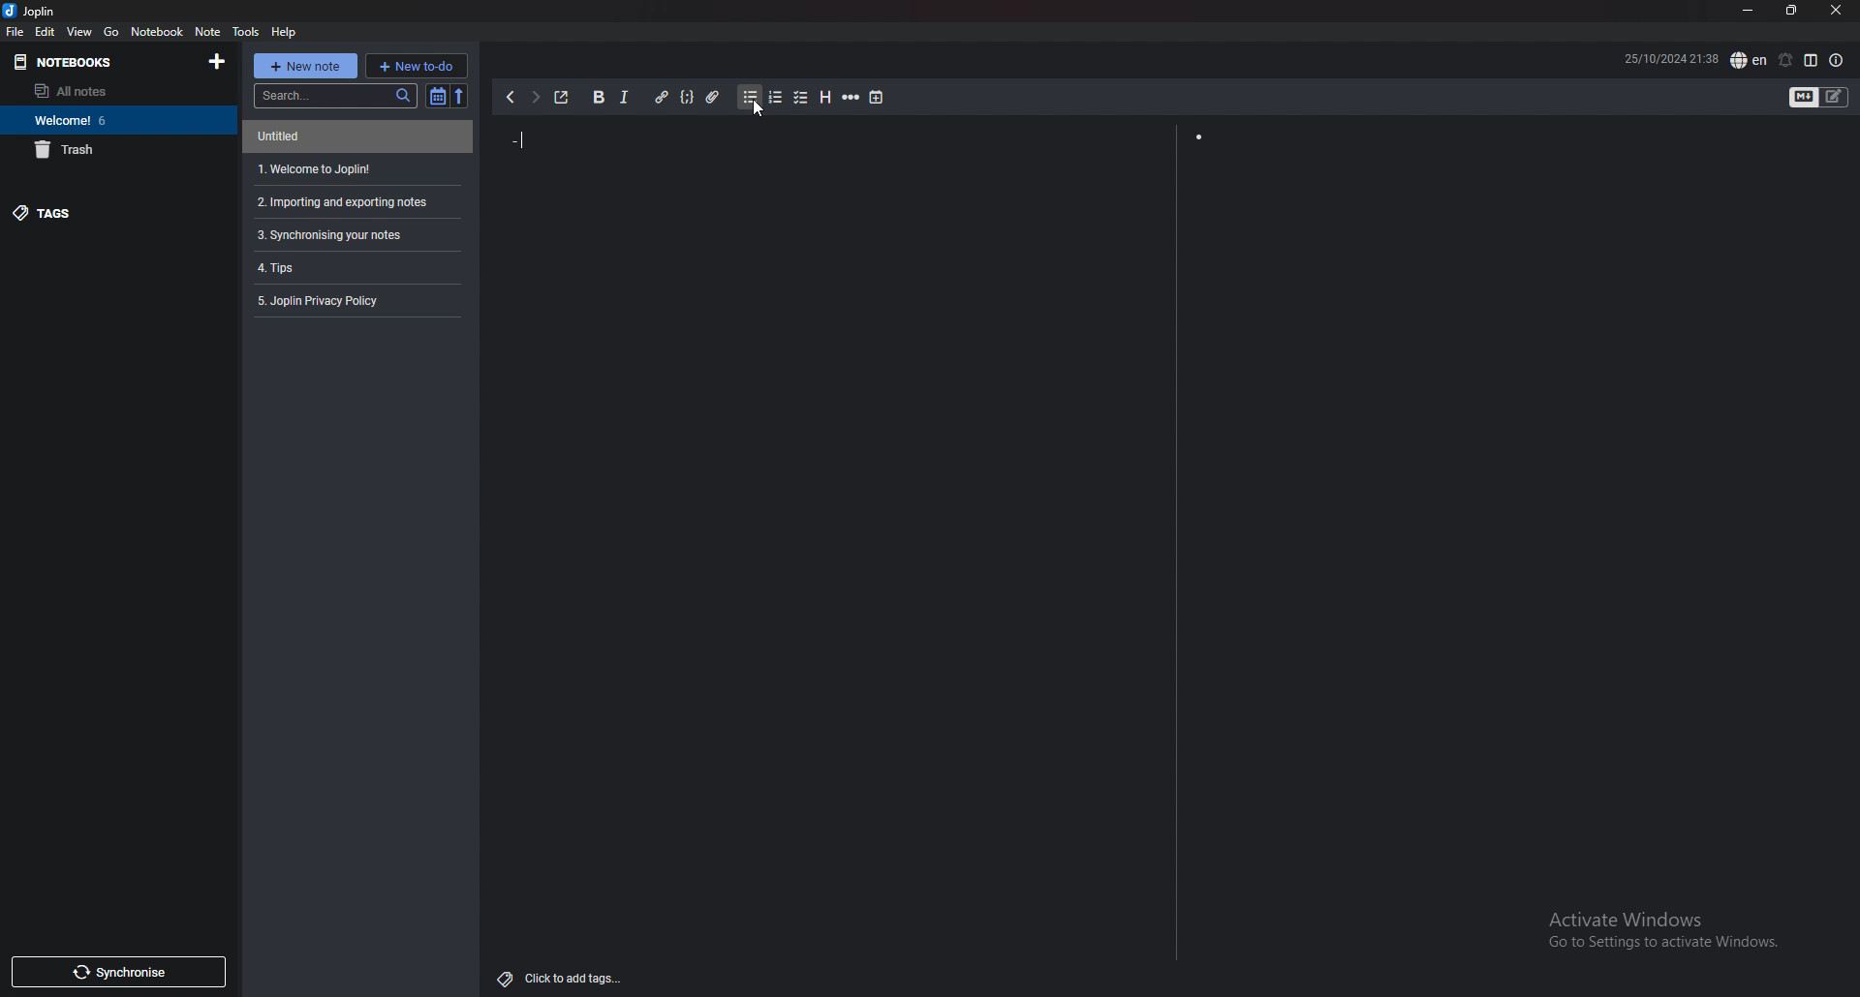  What do you see at coordinates (42, 212) in the screenshot?
I see `Tags` at bounding box center [42, 212].